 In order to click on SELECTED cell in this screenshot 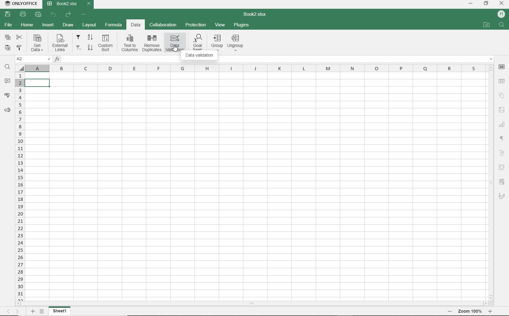, I will do `click(38, 83)`.